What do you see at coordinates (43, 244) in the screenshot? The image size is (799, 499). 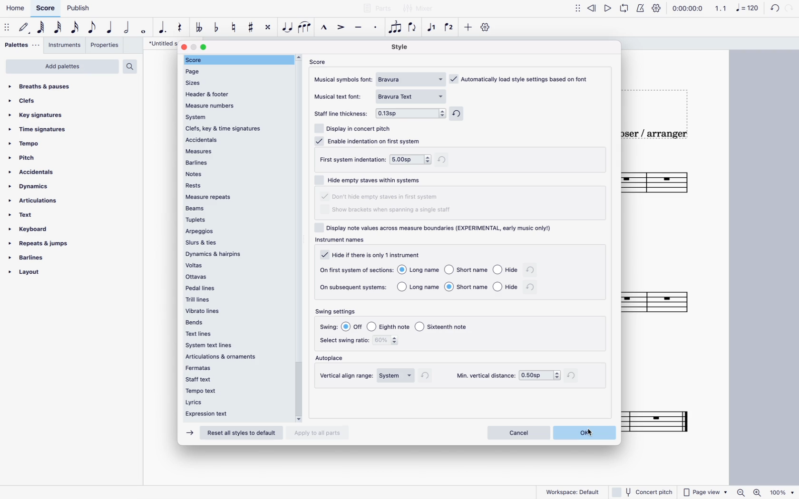 I see `repeats & jumps` at bounding box center [43, 244].